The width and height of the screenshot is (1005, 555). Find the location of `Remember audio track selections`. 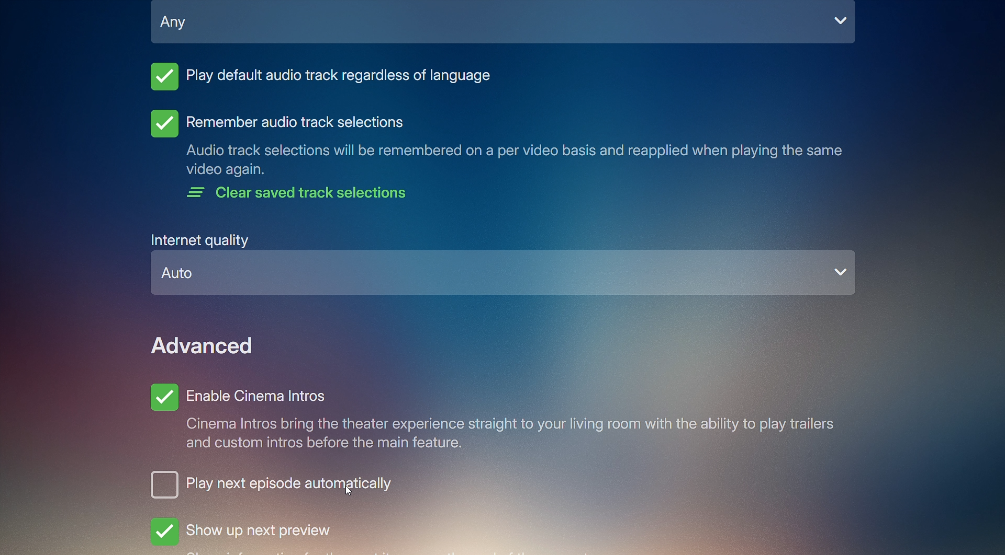

Remember audio track selections is located at coordinates (276, 123).